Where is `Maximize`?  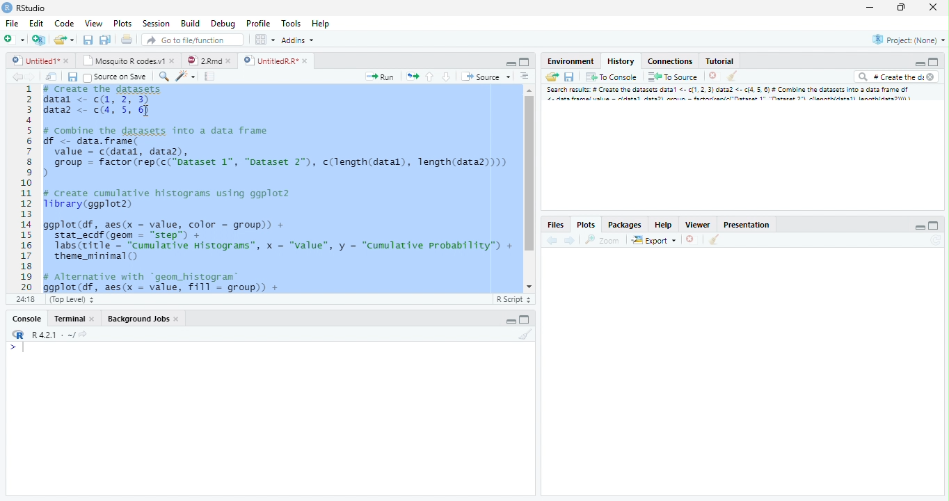
Maximize is located at coordinates (525, 61).